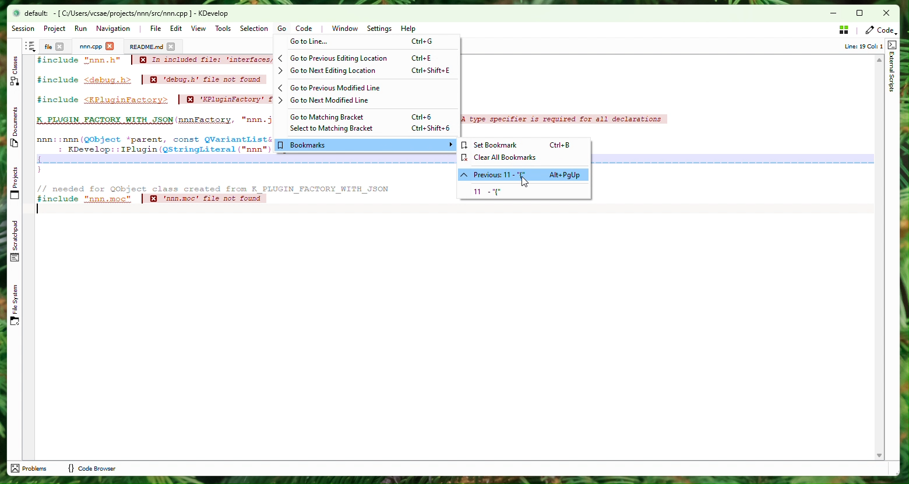 Image resolution: width=909 pixels, height=484 pixels. What do you see at coordinates (110, 47) in the screenshot?
I see `close tab` at bounding box center [110, 47].